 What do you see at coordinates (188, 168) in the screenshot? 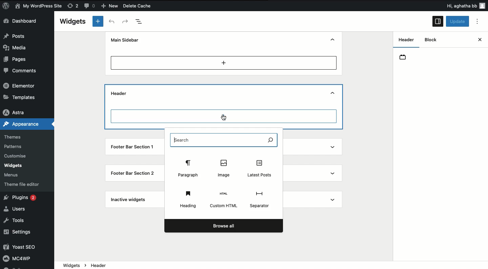
I see `Paragraph` at bounding box center [188, 168].